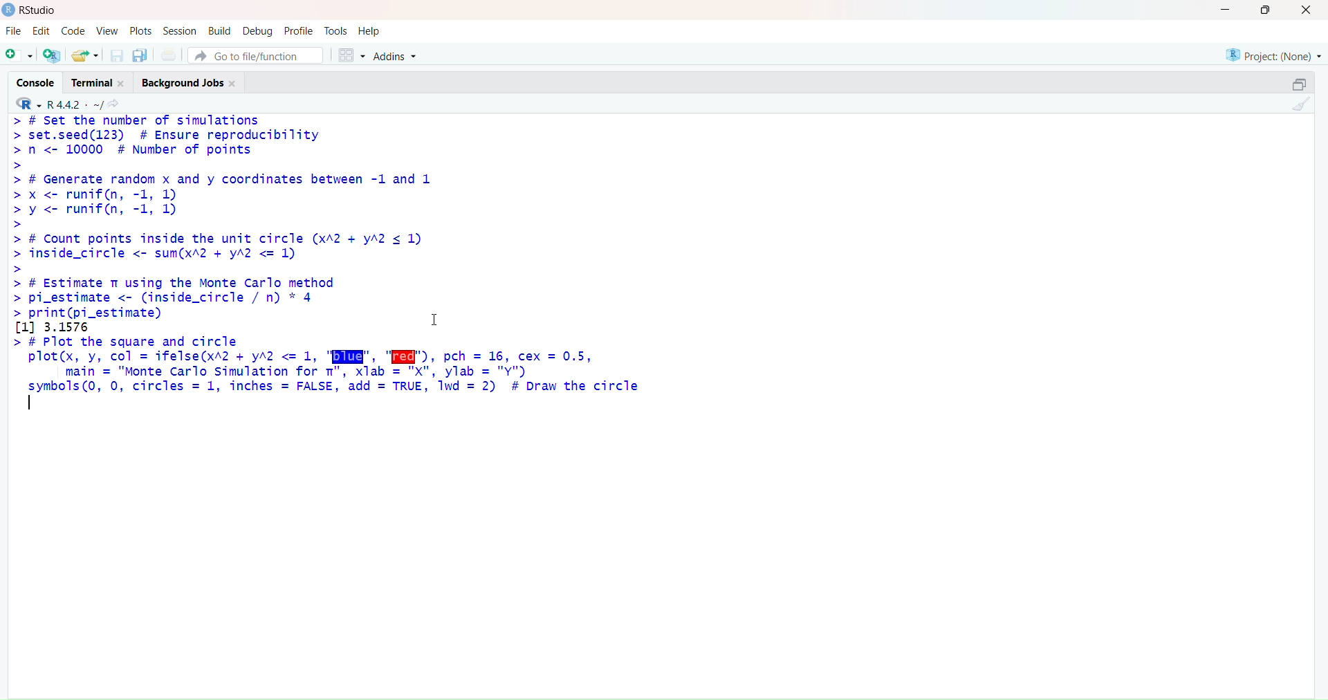 The image size is (1328, 700). I want to click on View, so click(107, 29).